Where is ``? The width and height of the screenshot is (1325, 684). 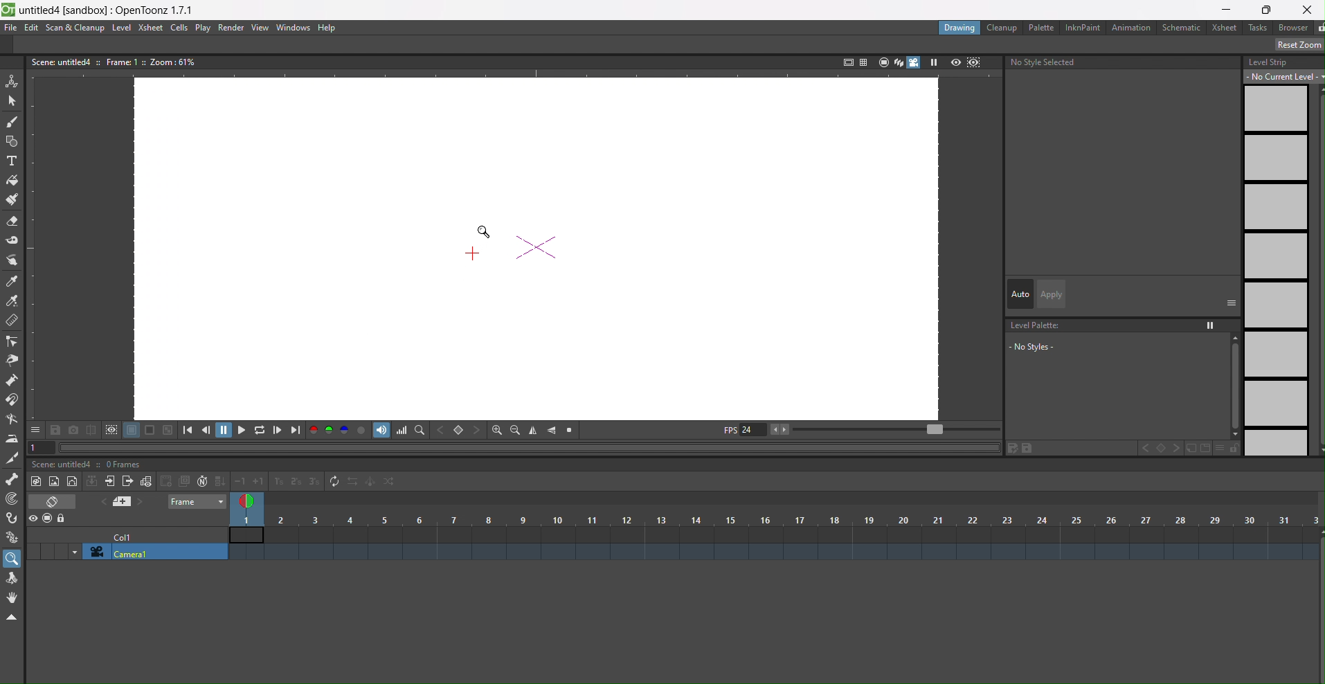
 is located at coordinates (402, 430).